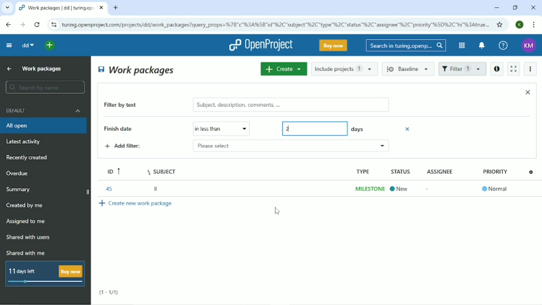 The image size is (542, 305). What do you see at coordinates (37, 24) in the screenshot?
I see `Reload this page` at bounding box center [37, 24].